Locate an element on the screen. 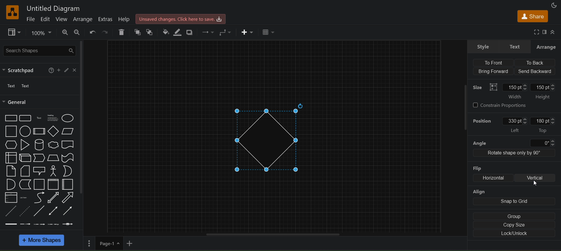 This screenshot has height=251, width=561. trapezoid is located at coordinates (53, 157).